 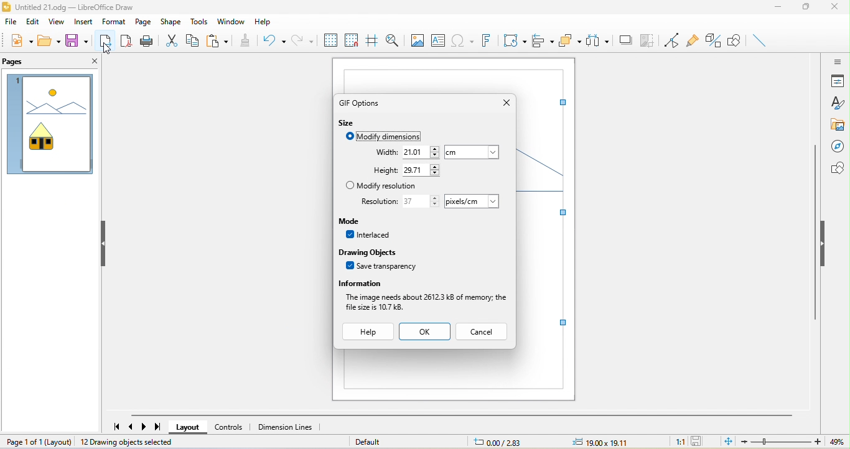 I want to click on display grid, so click(x=329, y=40).